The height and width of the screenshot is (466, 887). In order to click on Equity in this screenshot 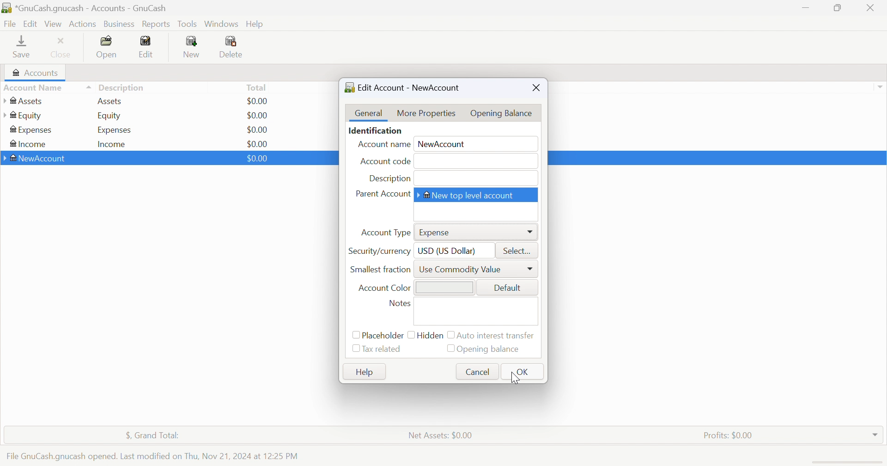, I will do `click(110, 116)`.